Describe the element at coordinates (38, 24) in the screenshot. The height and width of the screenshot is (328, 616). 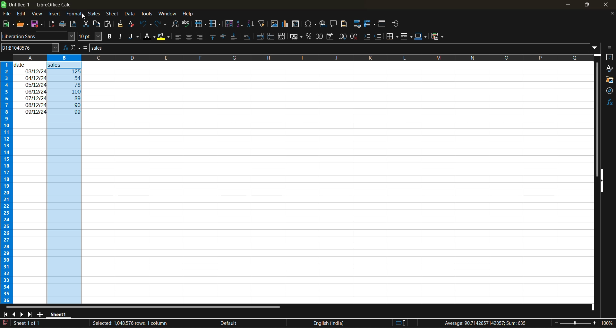
I see `save` at that location.